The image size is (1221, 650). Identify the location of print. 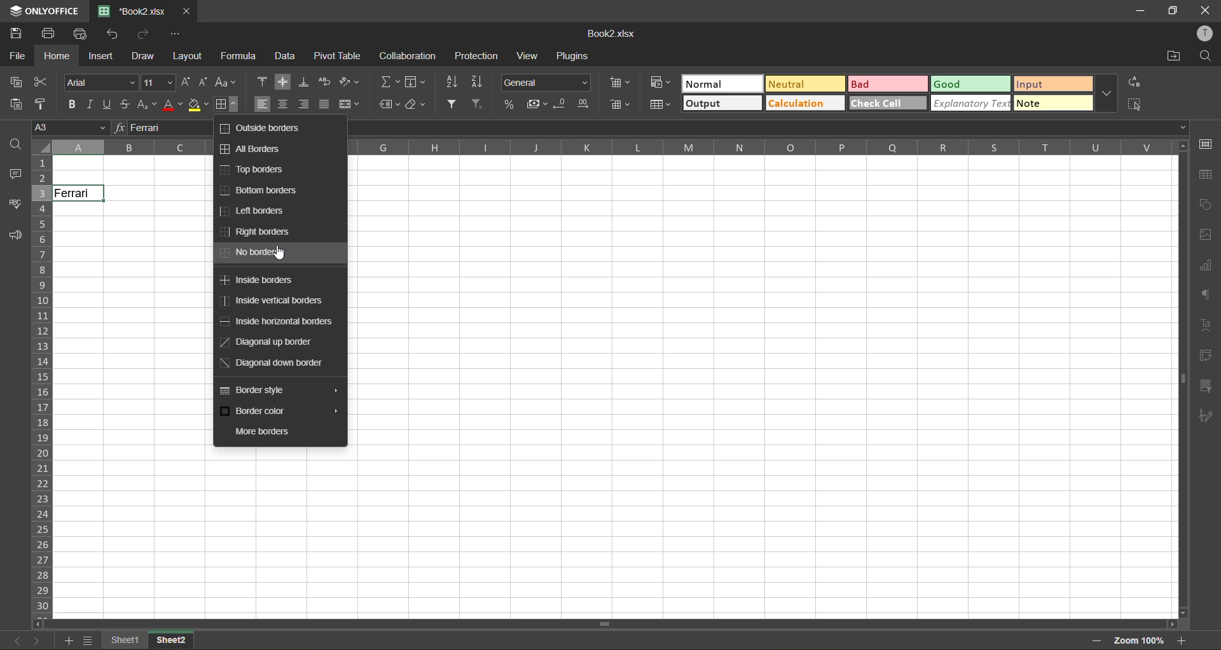
(48, 34).